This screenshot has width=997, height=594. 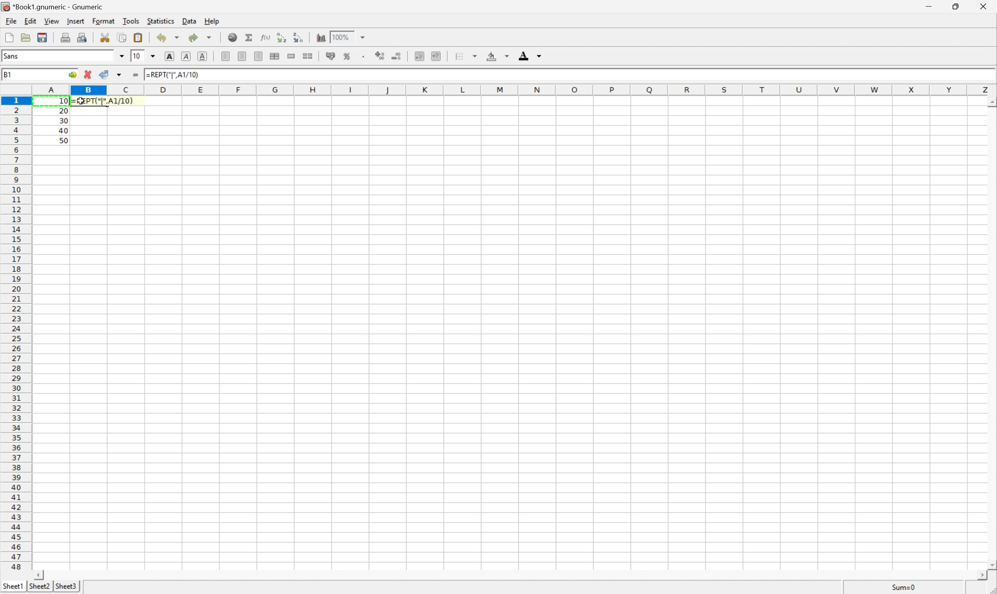 What do you see at coordinates (83, 36) in the screenshot?
I see `Print preview` at bounding box center [83, 36].